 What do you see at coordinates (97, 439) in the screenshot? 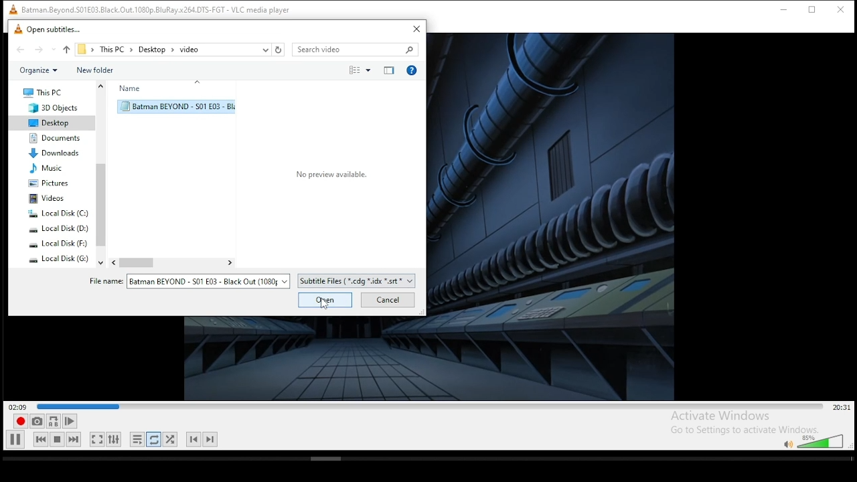
I see `toggle video in fullscreen` at bounding box center [97, 439].